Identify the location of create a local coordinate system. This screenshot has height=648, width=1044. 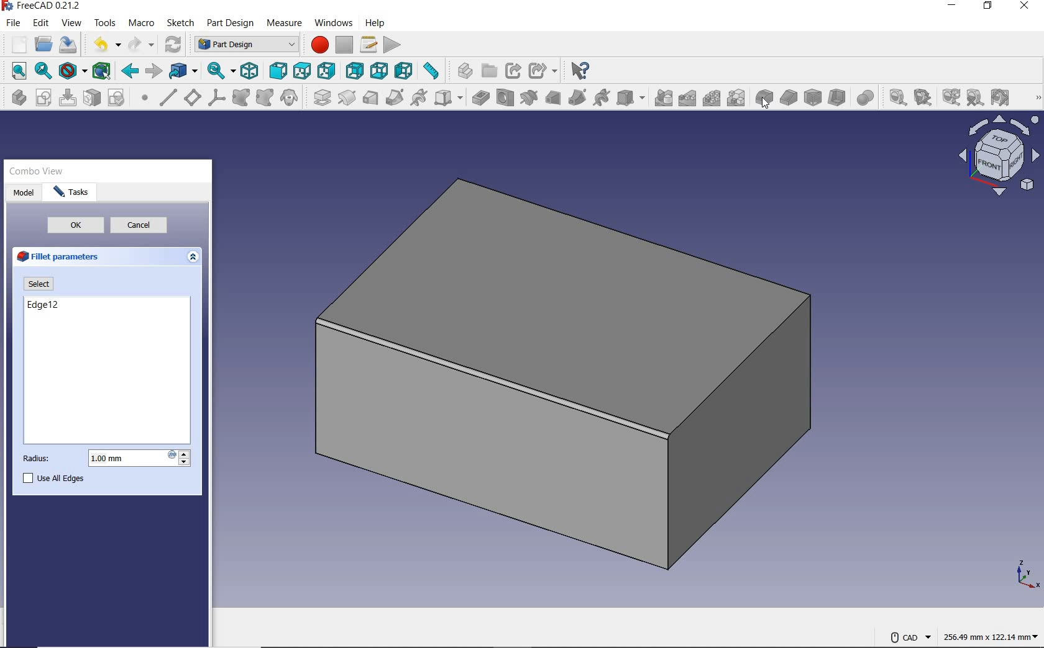
(214, 97).